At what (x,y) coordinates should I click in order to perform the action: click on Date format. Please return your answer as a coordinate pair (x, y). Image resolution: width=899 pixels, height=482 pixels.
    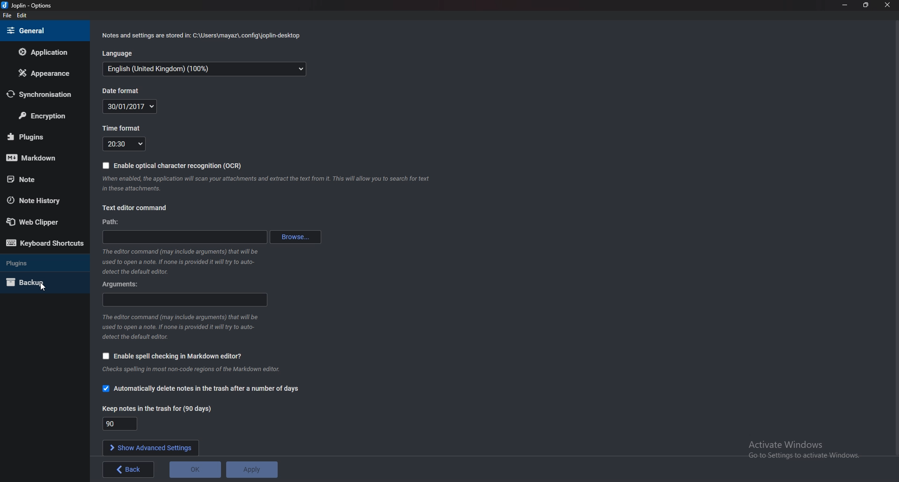
    Looking at the image, I should click on (124, 91).